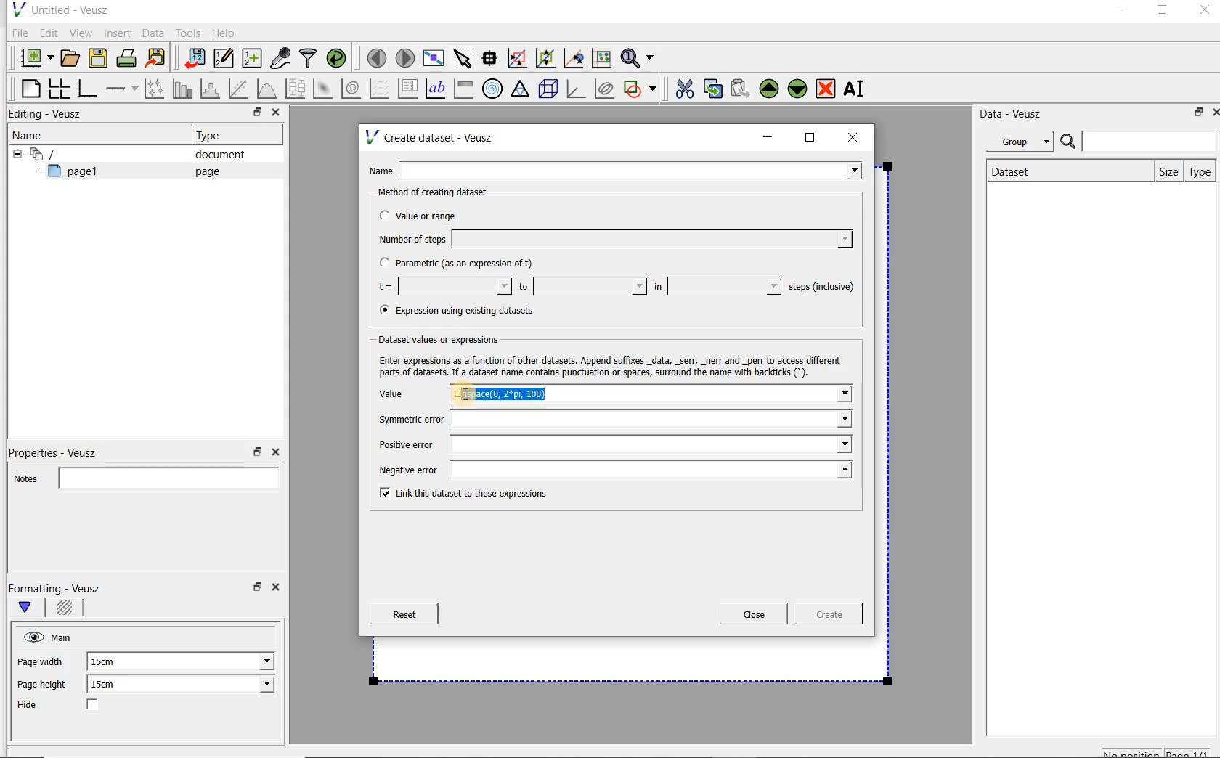 This screenshot has height=758, width=1220. I want to click on Page height dropdown, so click(257, 685).